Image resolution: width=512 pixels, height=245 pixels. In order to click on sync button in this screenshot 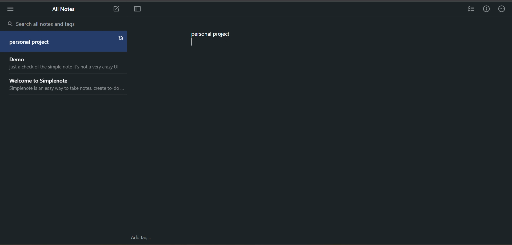, I will do `click(121, 39)`.